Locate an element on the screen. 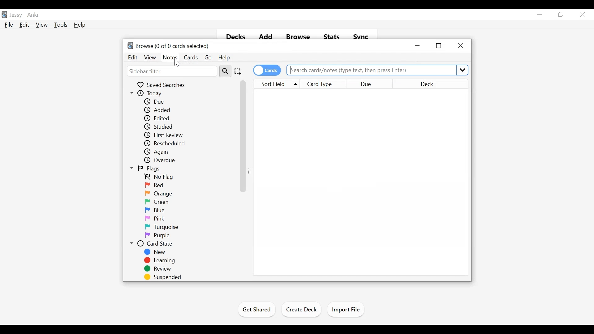 Image resolution: width=594 pixels, height=334 pixels. No flag is located at coordinates (160, 177).